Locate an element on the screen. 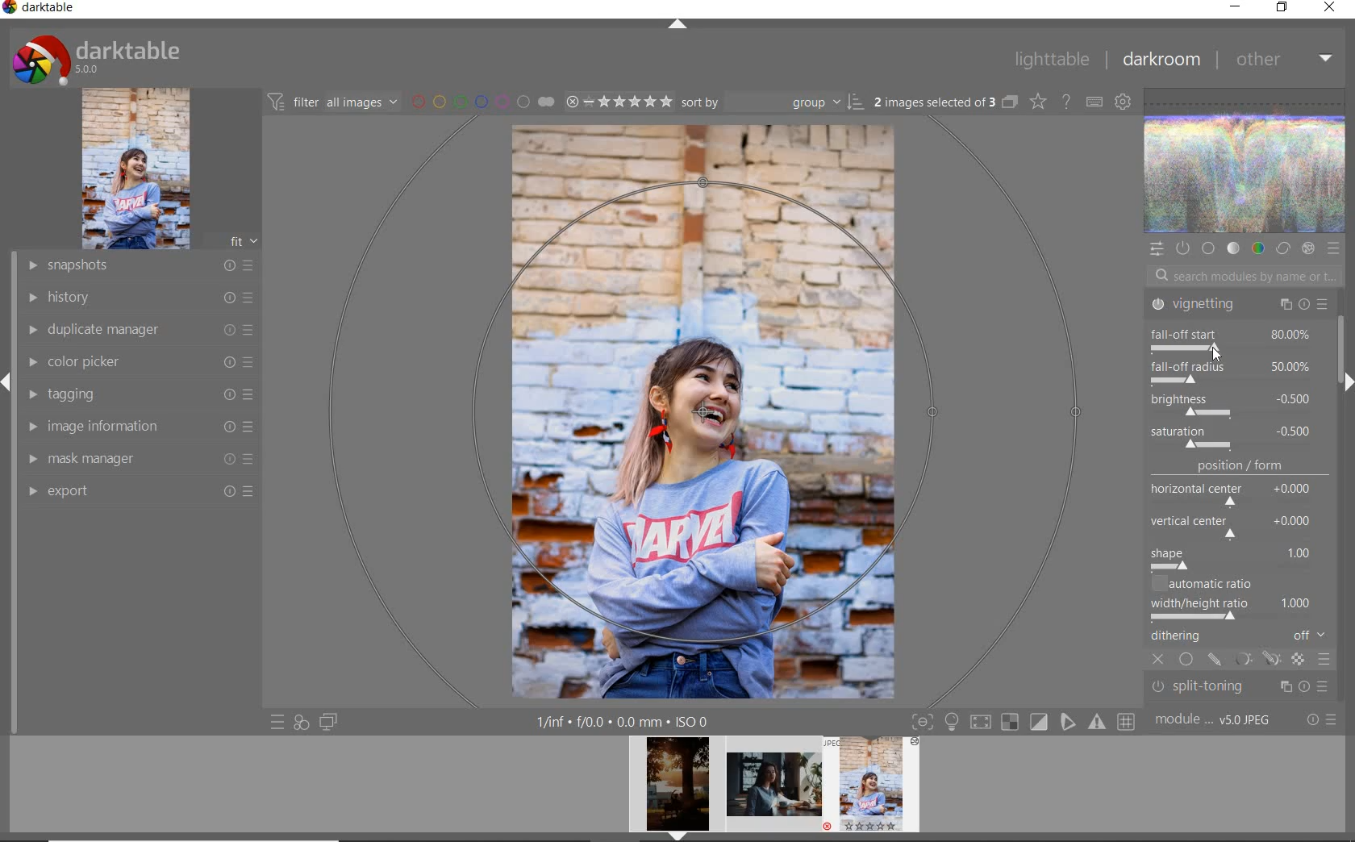  OTHER is located at coordinates (1284, 59).